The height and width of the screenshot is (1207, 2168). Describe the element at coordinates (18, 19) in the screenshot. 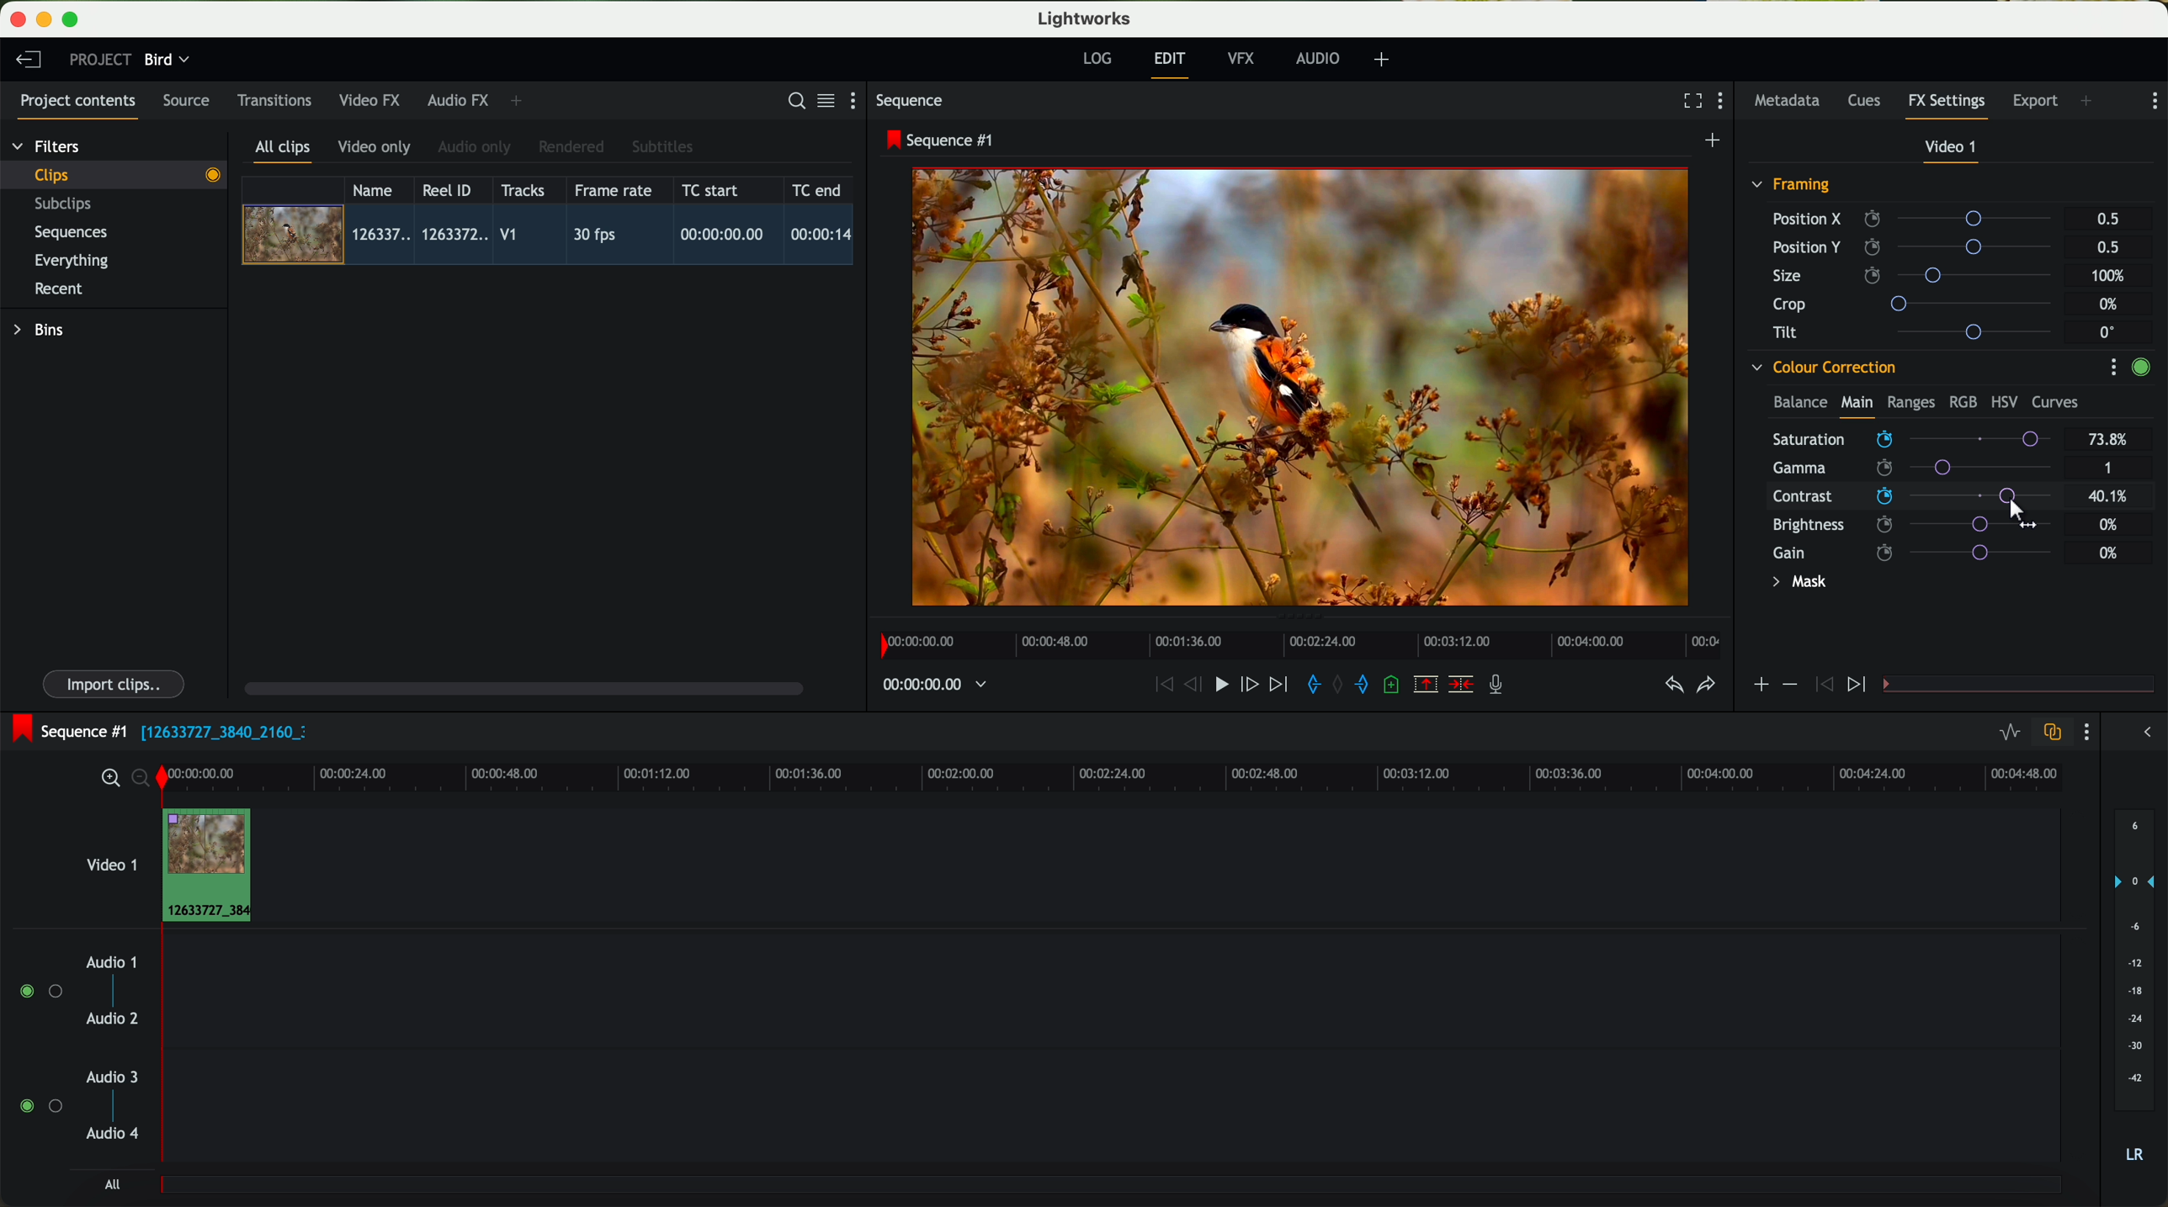

I see `close program` at that location.